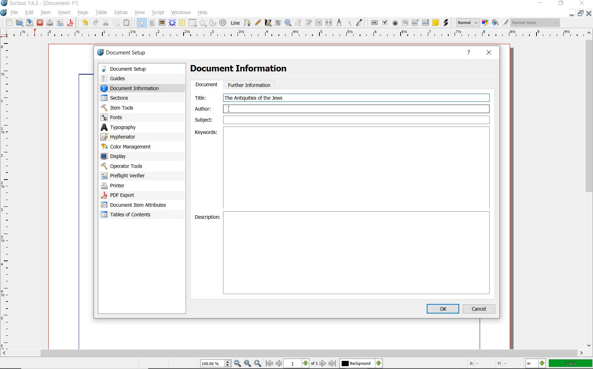 This screenshot has height=369, width=593. Describe the element at coordinates (213, 23) in the screenshot. I see `arc` at that location.